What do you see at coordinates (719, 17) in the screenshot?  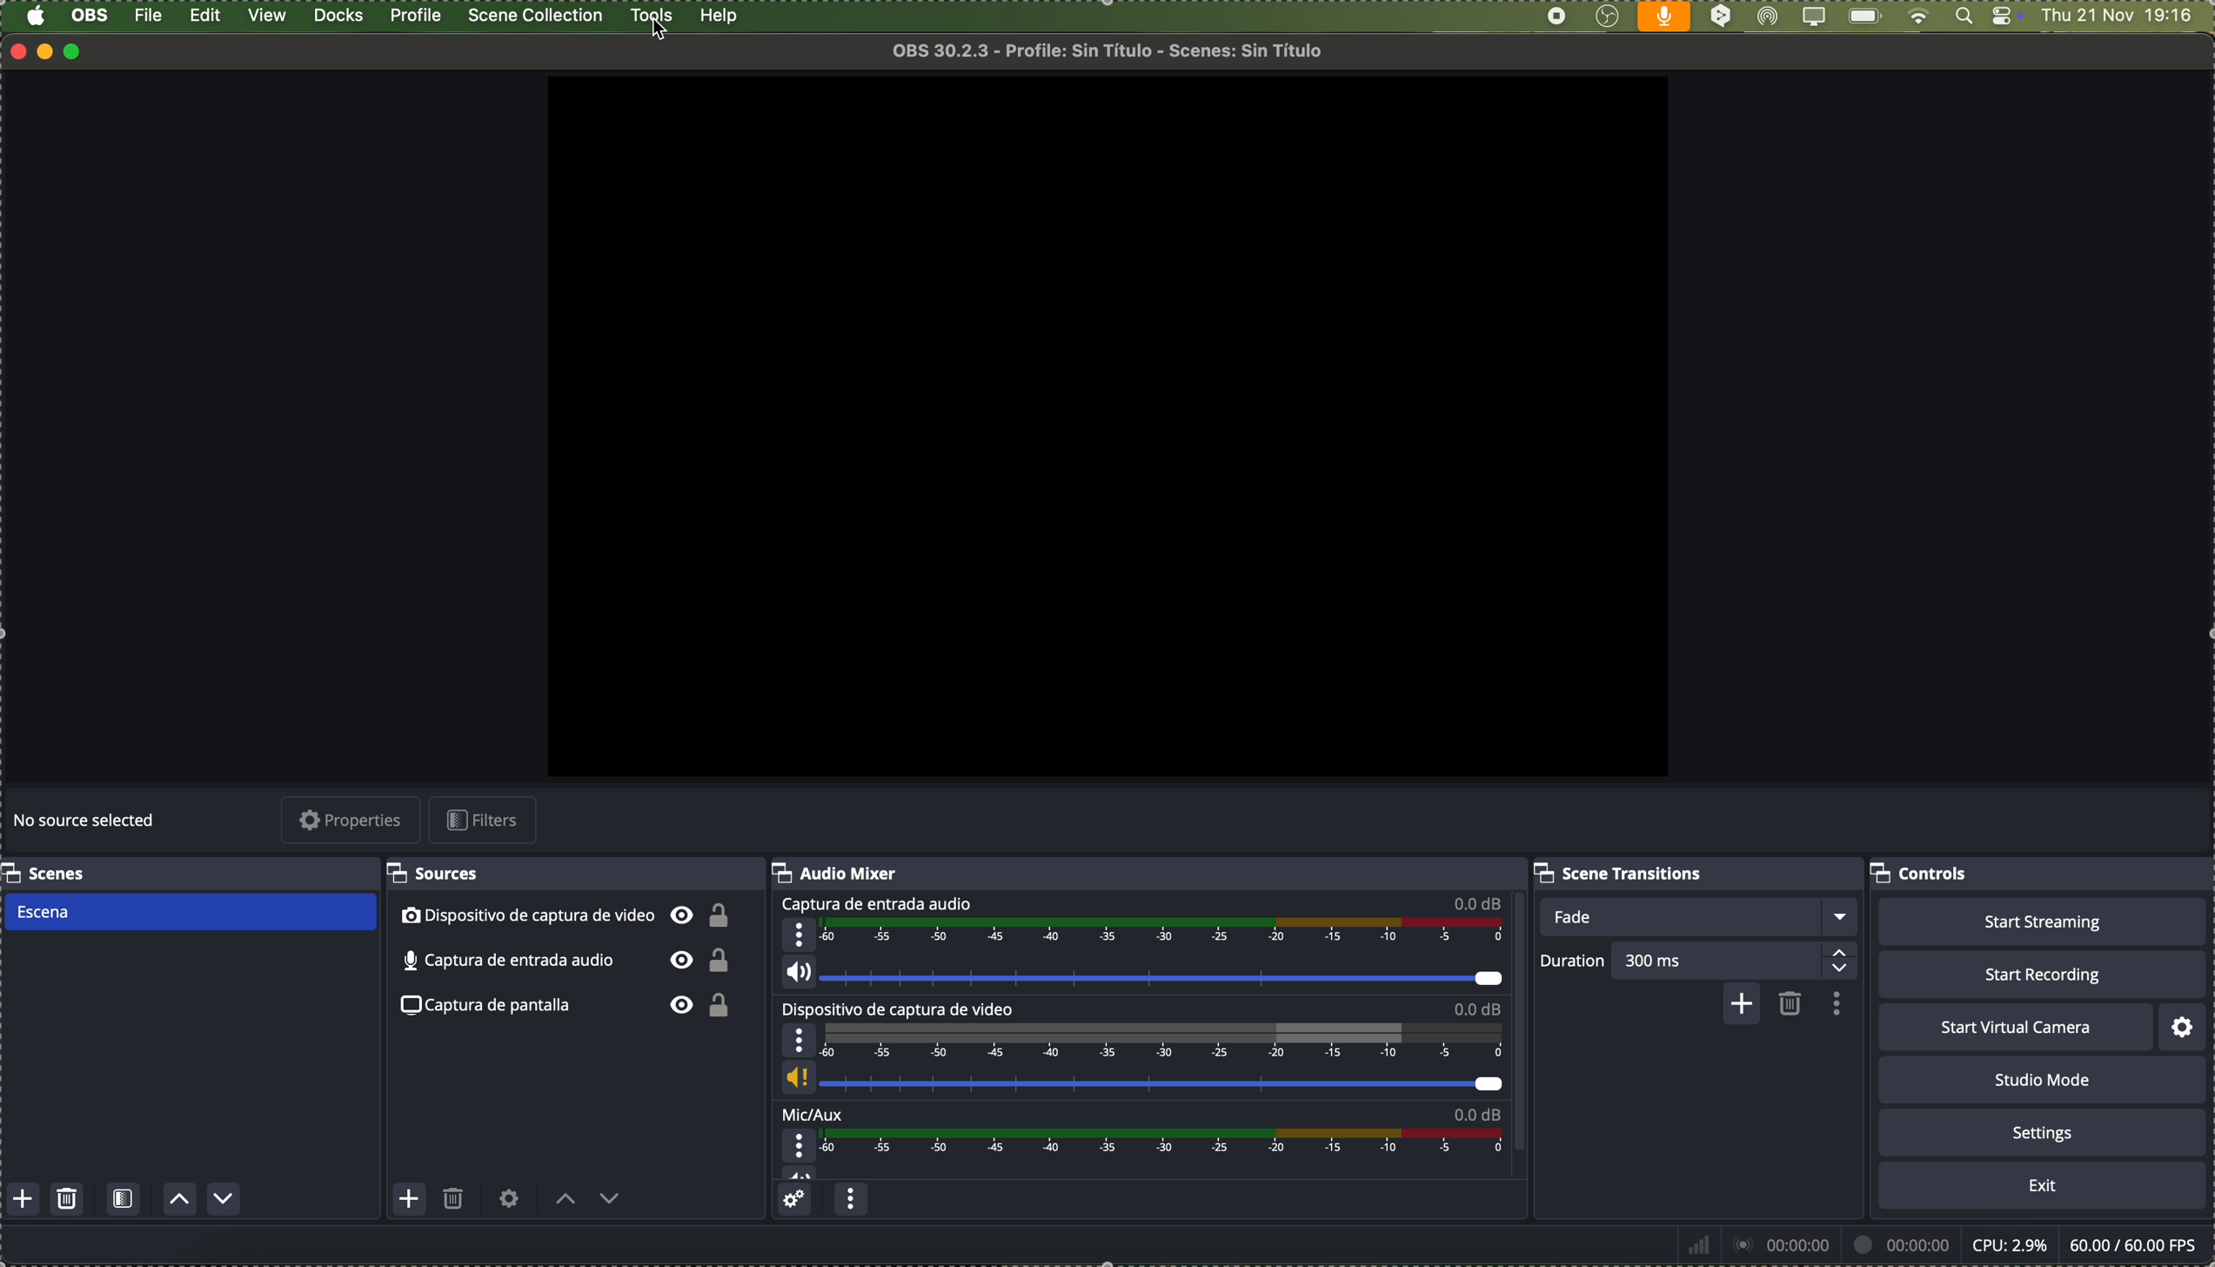 I see `help` at bounding box center [719, 17].